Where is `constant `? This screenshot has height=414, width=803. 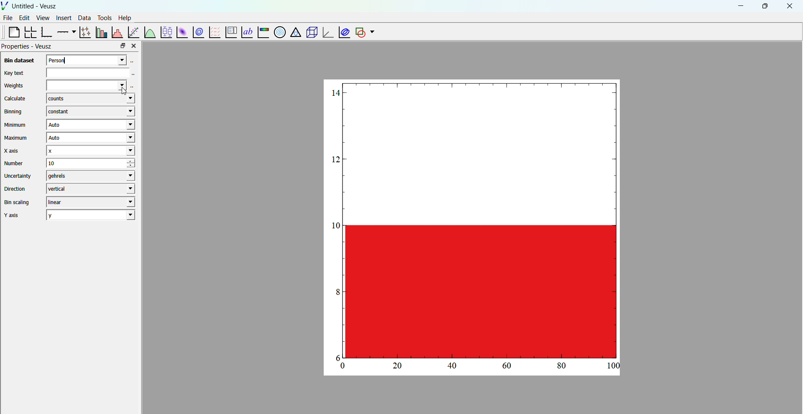 constant  is located at coordinates (89, 112).